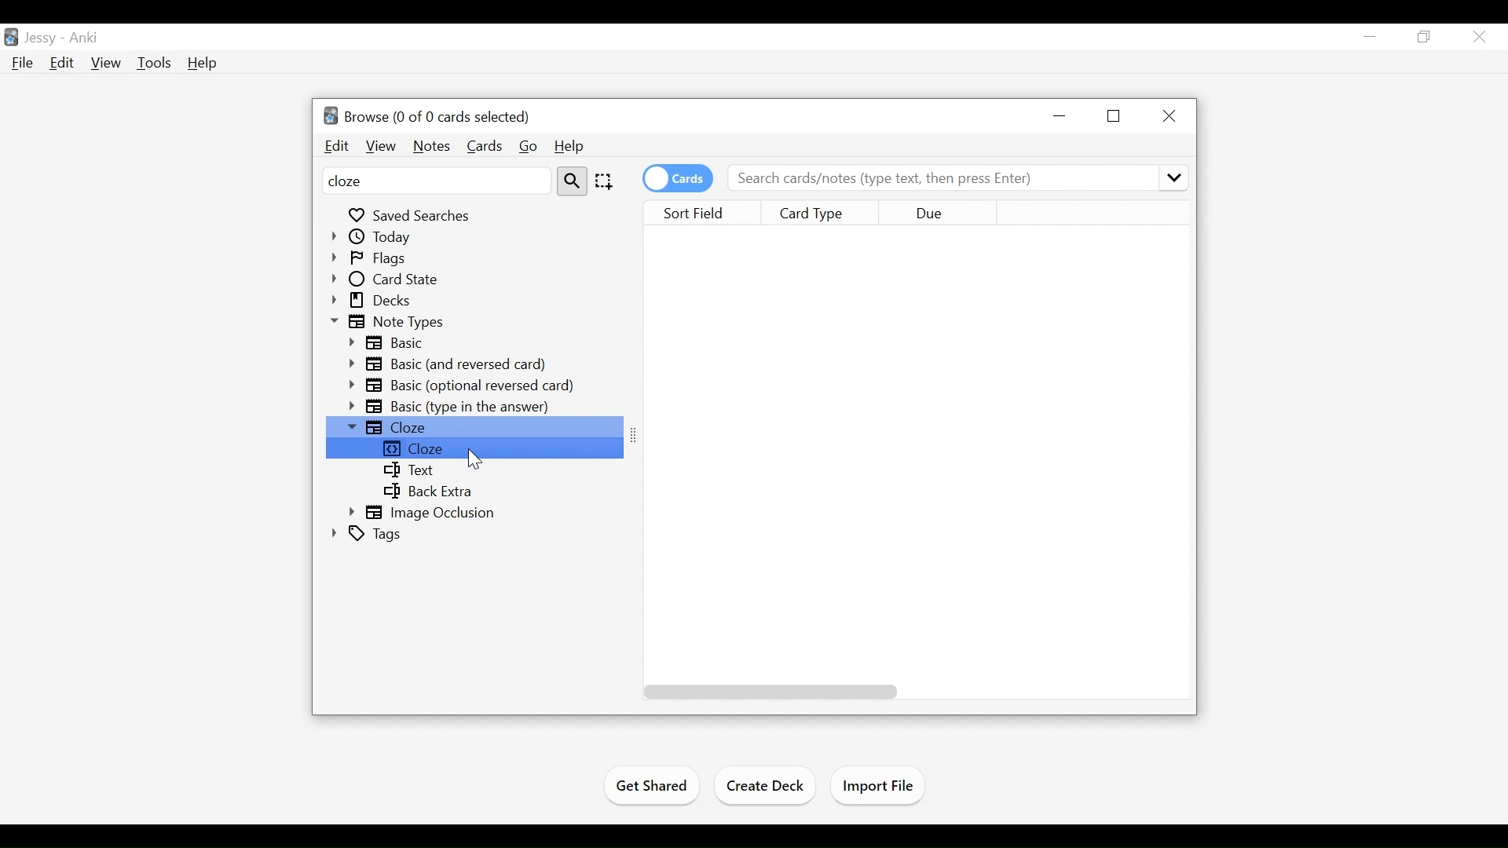 The image size is (1508, 848). Describe the element at coordinates (767, 690) in the screenshot. I see `Horizontal scrollbar` at that location.